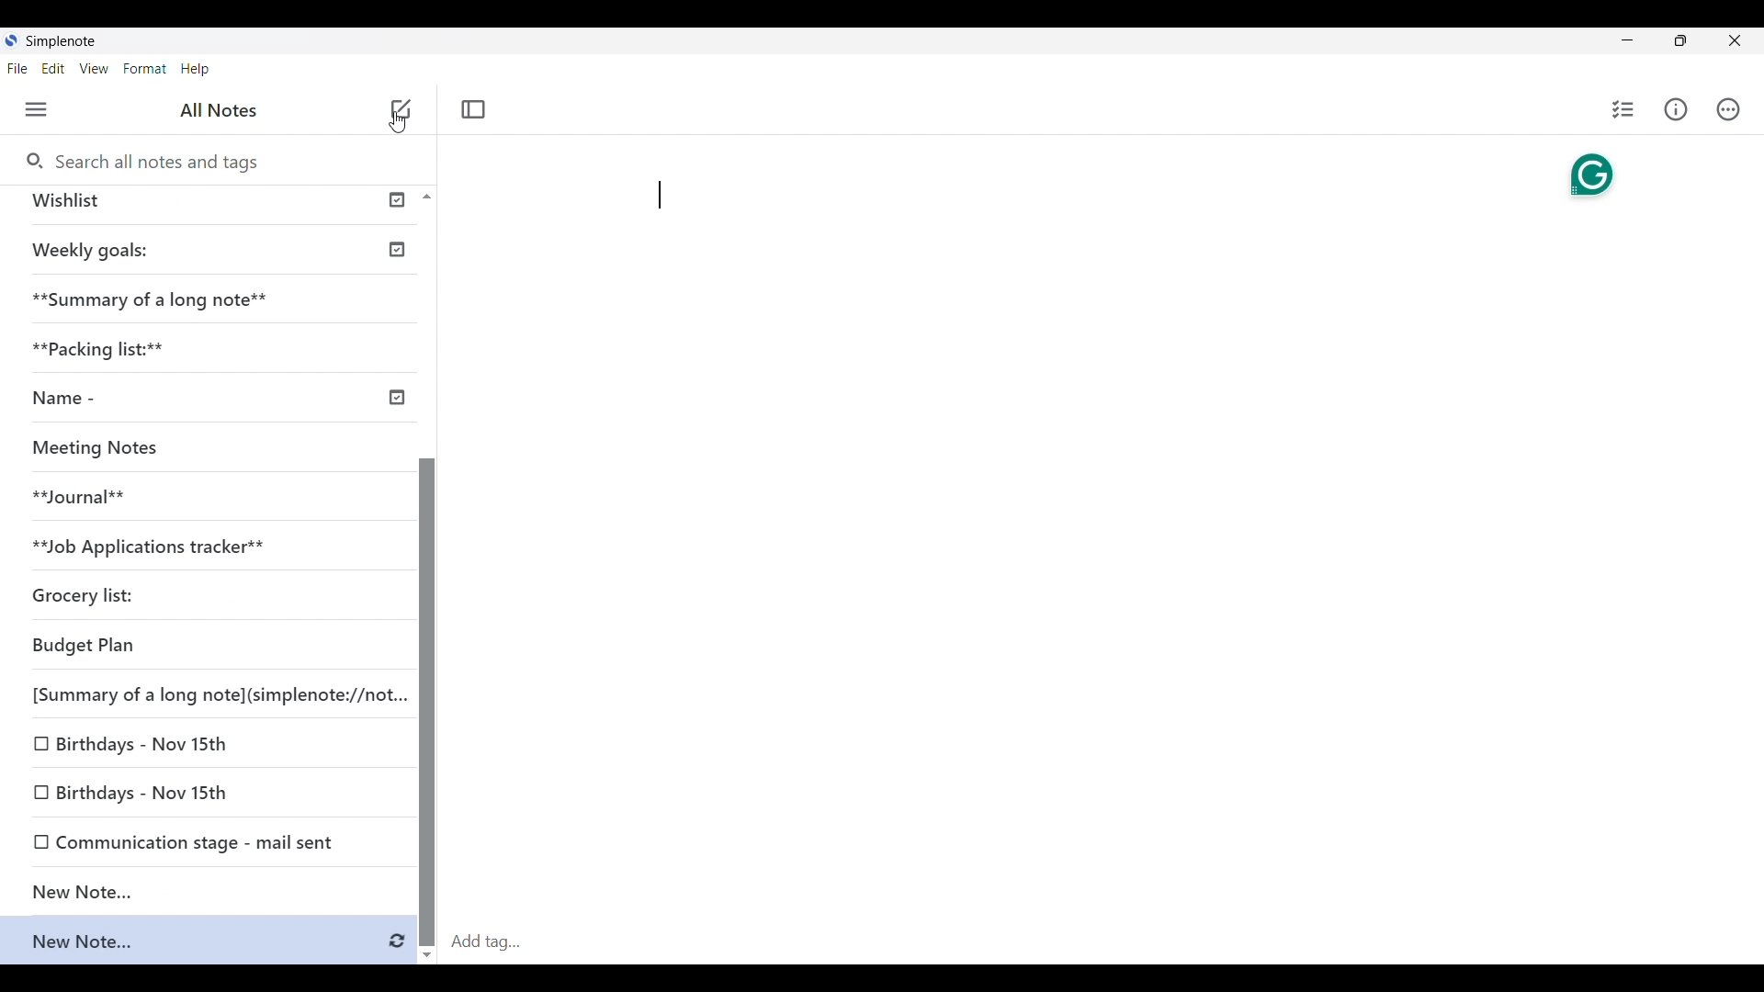 This screenshot has width=1764, height=992. I want to click on Journal, so click(76, 498).